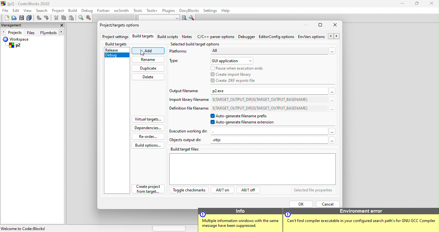 This screenshot has height=232, width=439. What do you see at coordinates (169, 11) in the screenshot?
I see `plugins` at bounding box center [169, 11].